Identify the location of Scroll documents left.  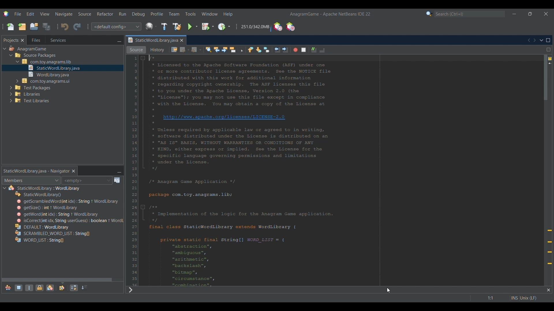
(529, 40).